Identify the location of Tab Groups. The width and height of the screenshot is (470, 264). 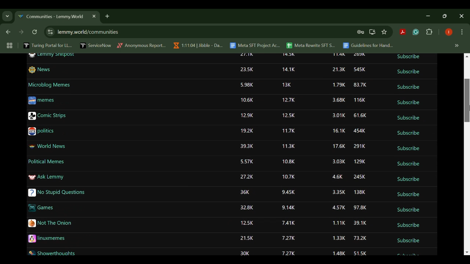
(8, 46).